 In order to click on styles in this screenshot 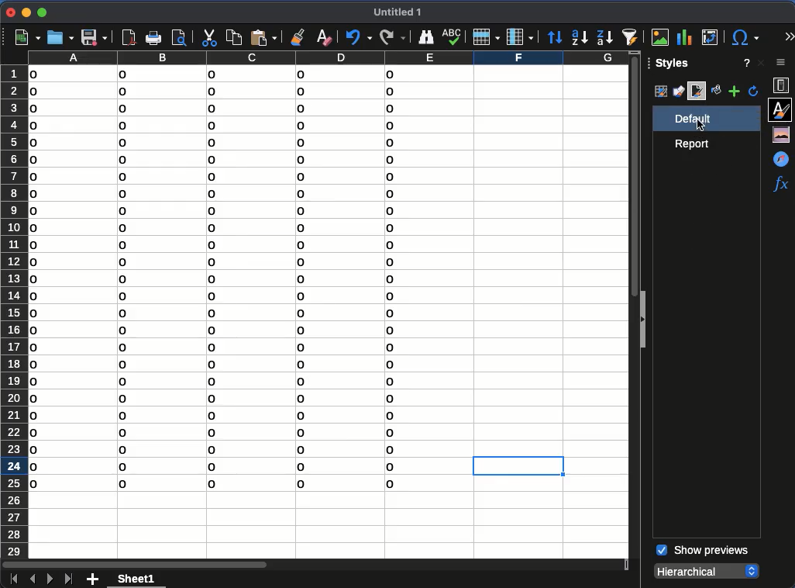, I will do `click(782, 109)`.